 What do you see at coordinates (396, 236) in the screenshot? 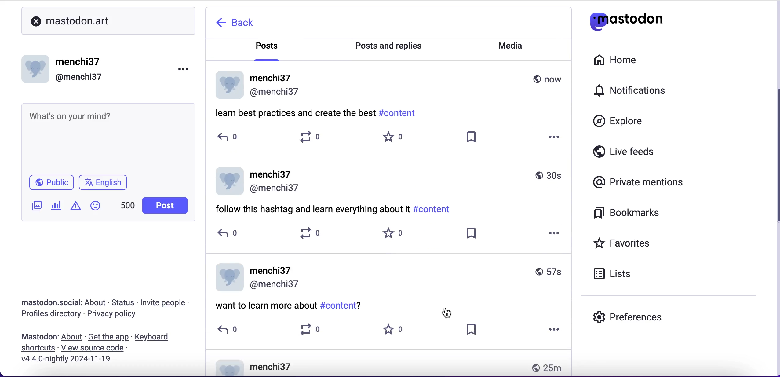
I see `0 favorites` at bounding box center [396, 236].